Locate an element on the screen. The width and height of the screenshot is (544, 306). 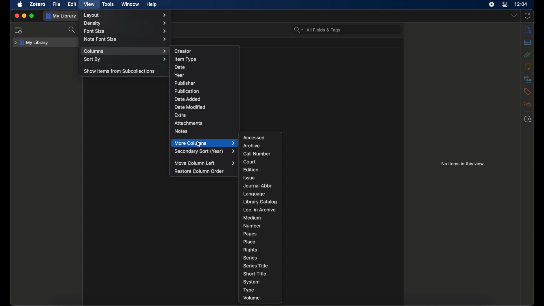
attachments is located at coordinates (527, 55).